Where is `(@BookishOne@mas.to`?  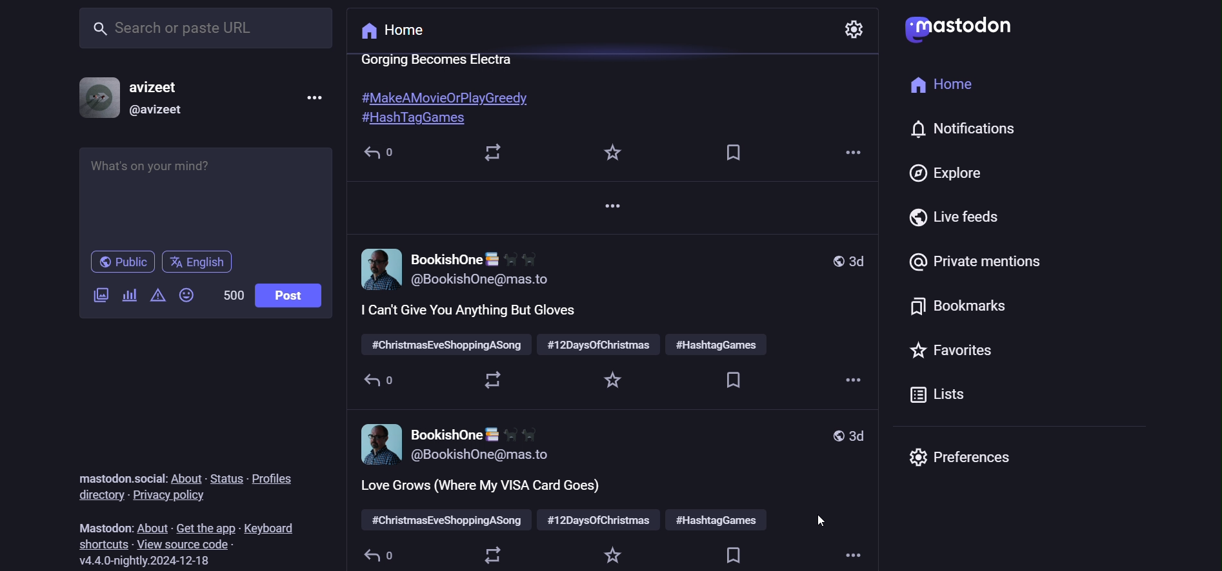 (@BookishOne@mas.to is located at coordinates (482, 455).